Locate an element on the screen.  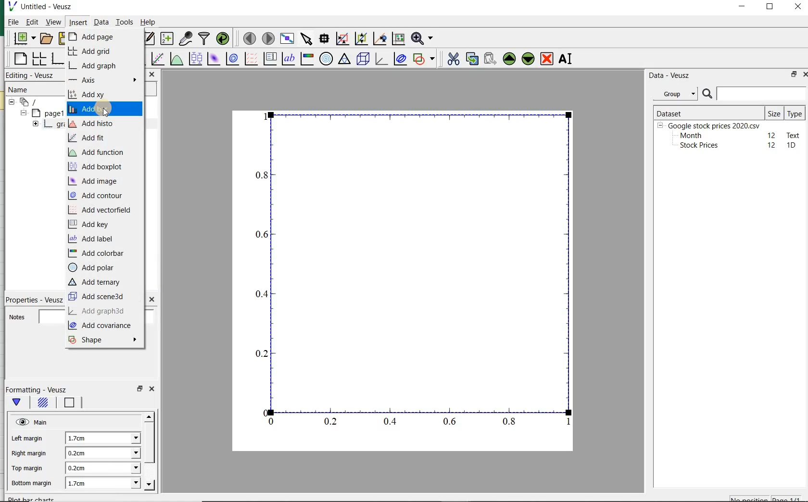
read data points on the graph is located at coordinates (323, 39).